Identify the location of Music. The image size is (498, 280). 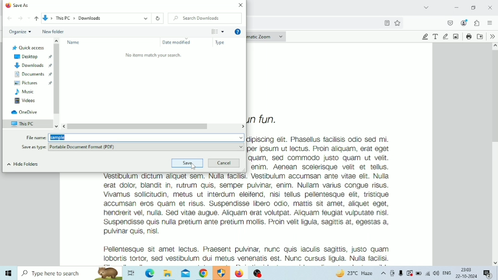
(23, 92).